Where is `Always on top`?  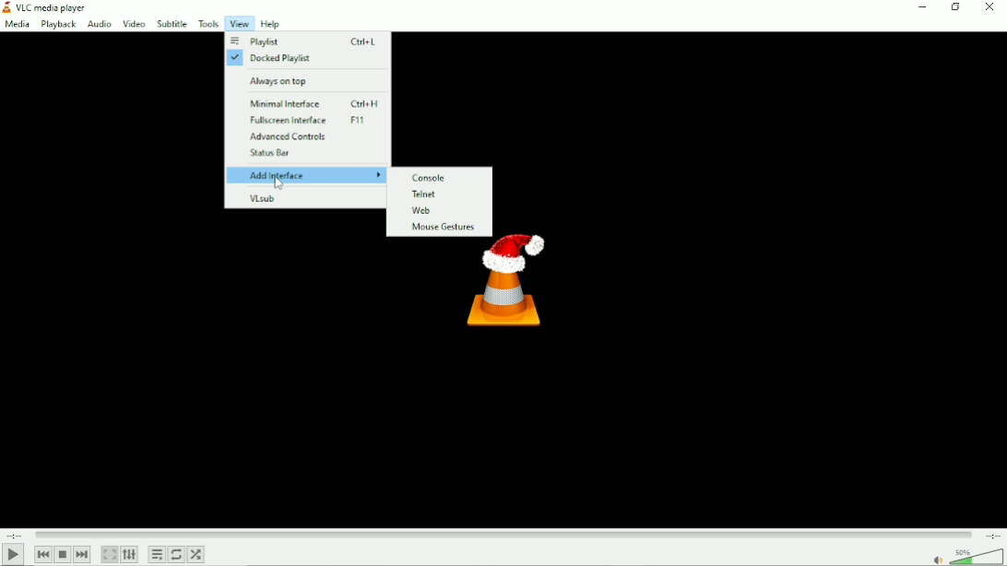 Always on top is located at coordinates (306, 80).